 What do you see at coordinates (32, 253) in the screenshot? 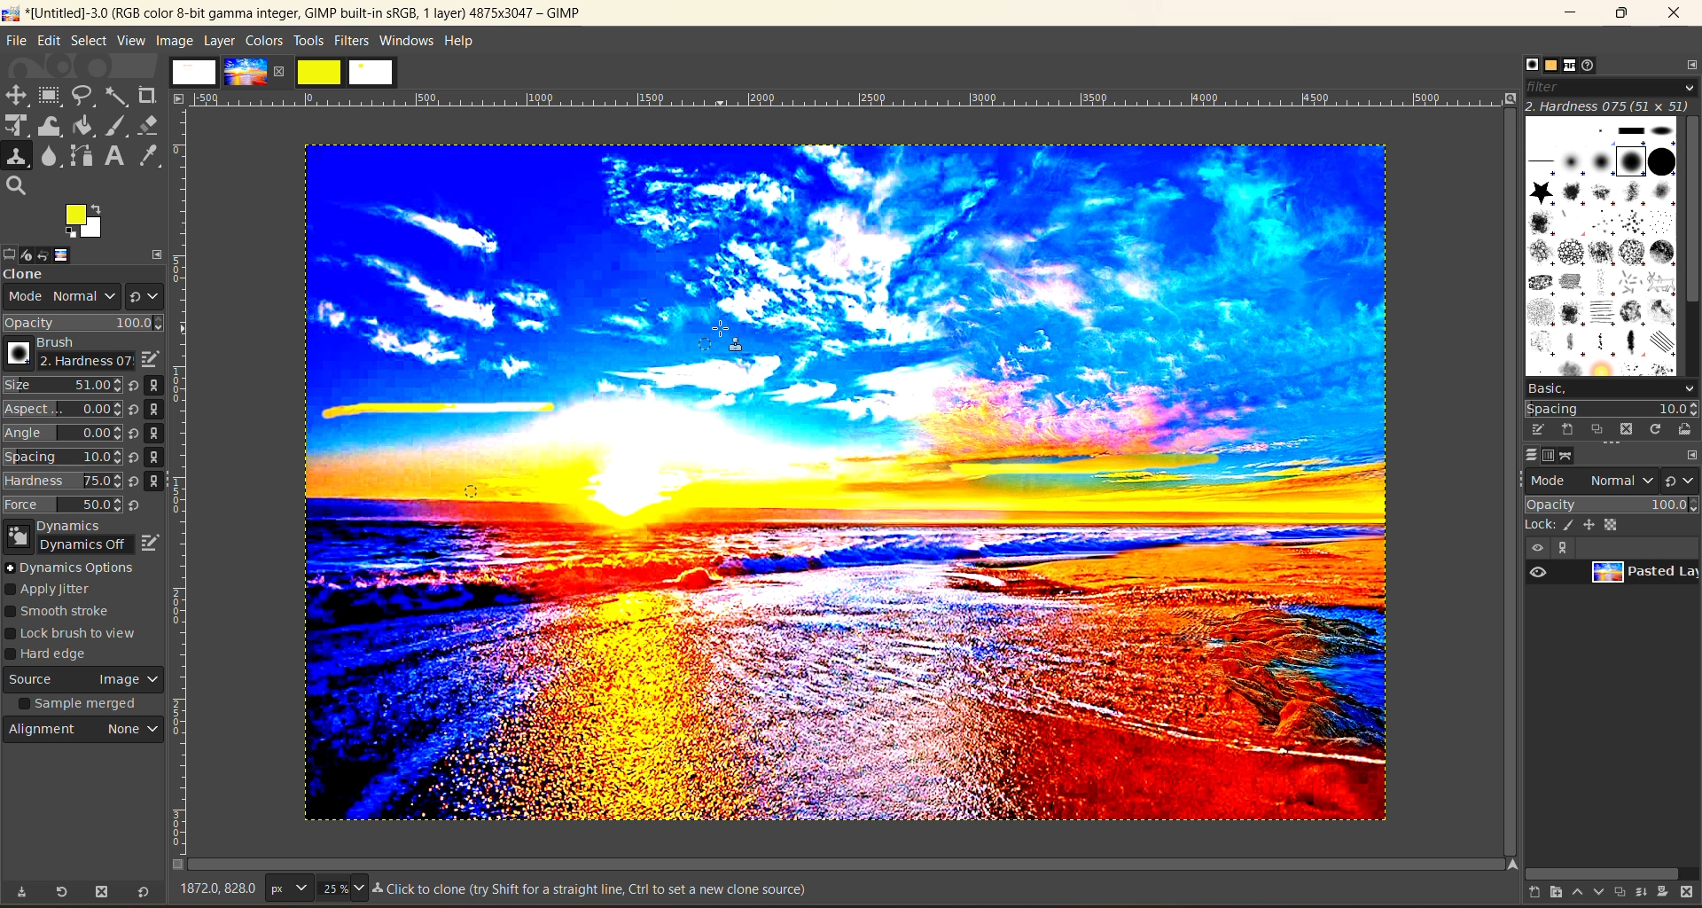
I see `device status` at bounding box center [32, 253].